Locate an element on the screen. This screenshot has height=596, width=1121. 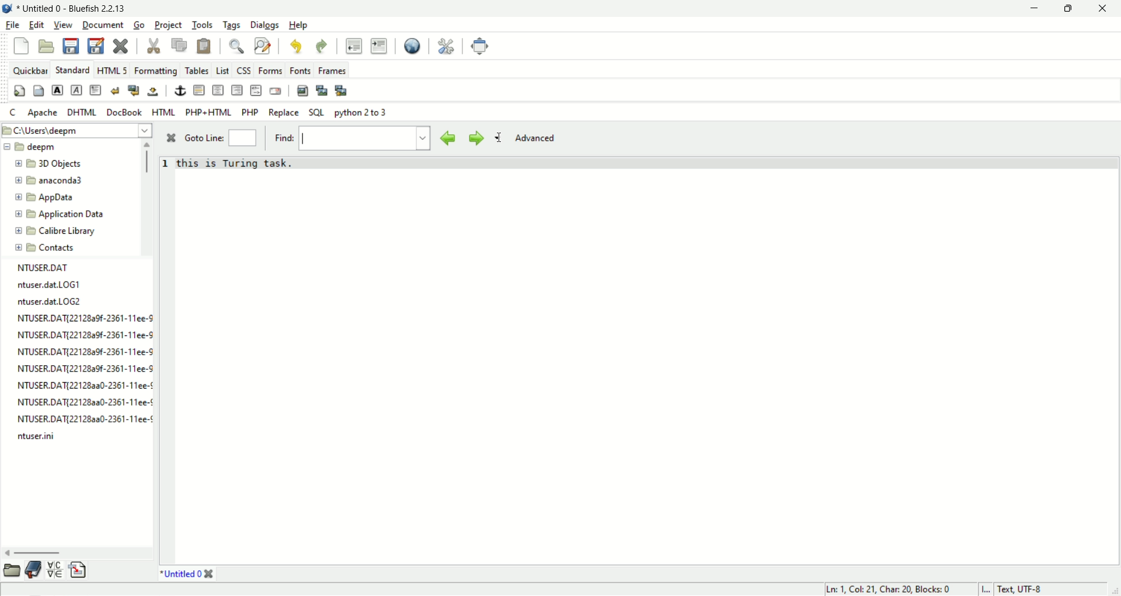
ntuser.dat.LOG1 is located at coordinates (42, 285).